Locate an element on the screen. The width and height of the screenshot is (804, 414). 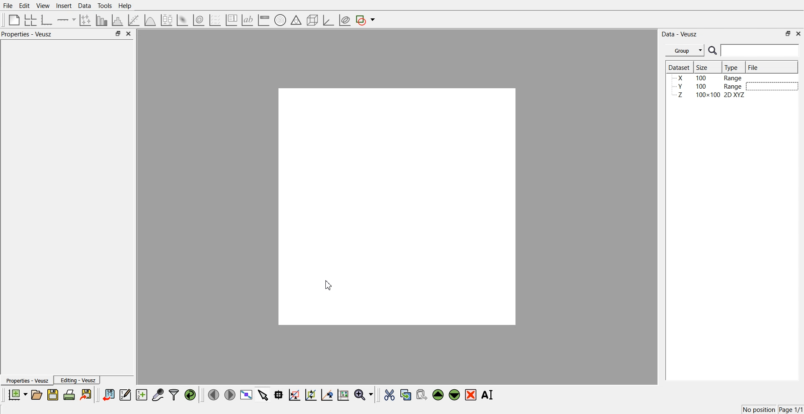
Move to the previous page is located at coordinates (214, 394).